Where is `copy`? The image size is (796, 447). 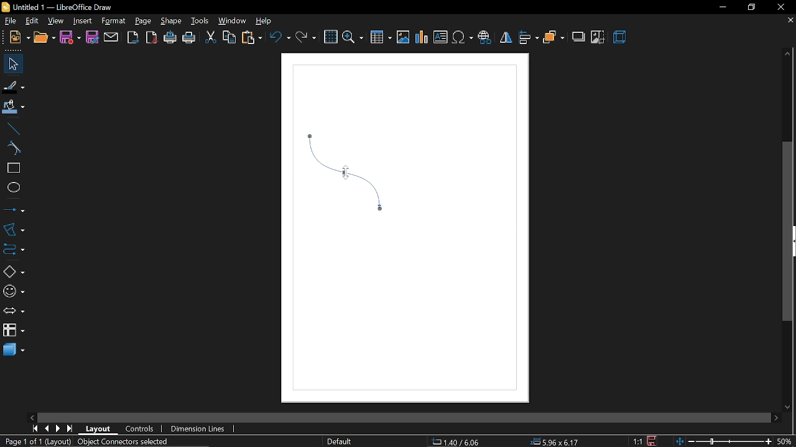 copy is located at coordinates (228, 38).